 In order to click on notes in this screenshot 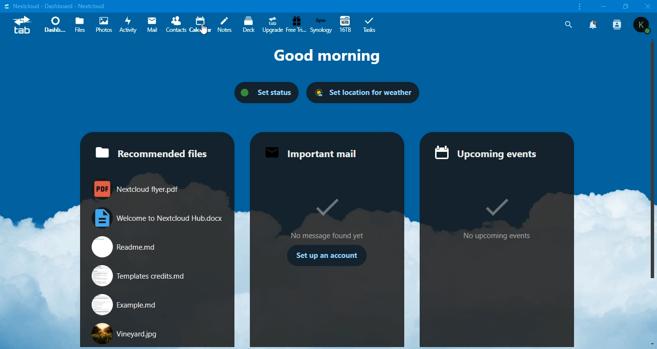, I will do `click(225, 23)`.